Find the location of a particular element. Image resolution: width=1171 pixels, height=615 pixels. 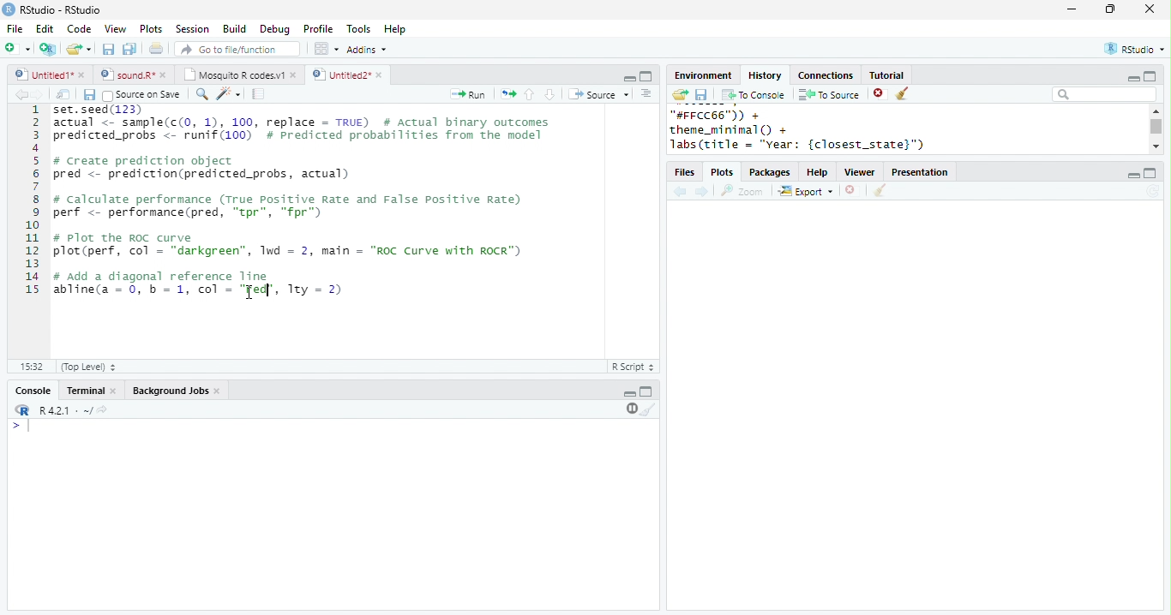

close is located at coordinates (1150, 9).